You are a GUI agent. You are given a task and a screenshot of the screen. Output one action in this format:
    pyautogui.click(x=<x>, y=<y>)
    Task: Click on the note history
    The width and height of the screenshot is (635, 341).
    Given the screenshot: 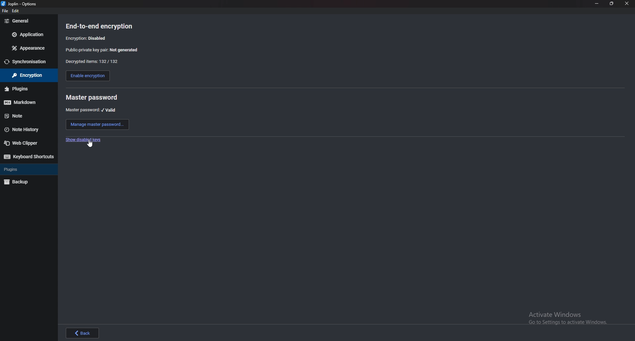 What is the action you would take?
    pyautogui.click(x=27, y=129)
    